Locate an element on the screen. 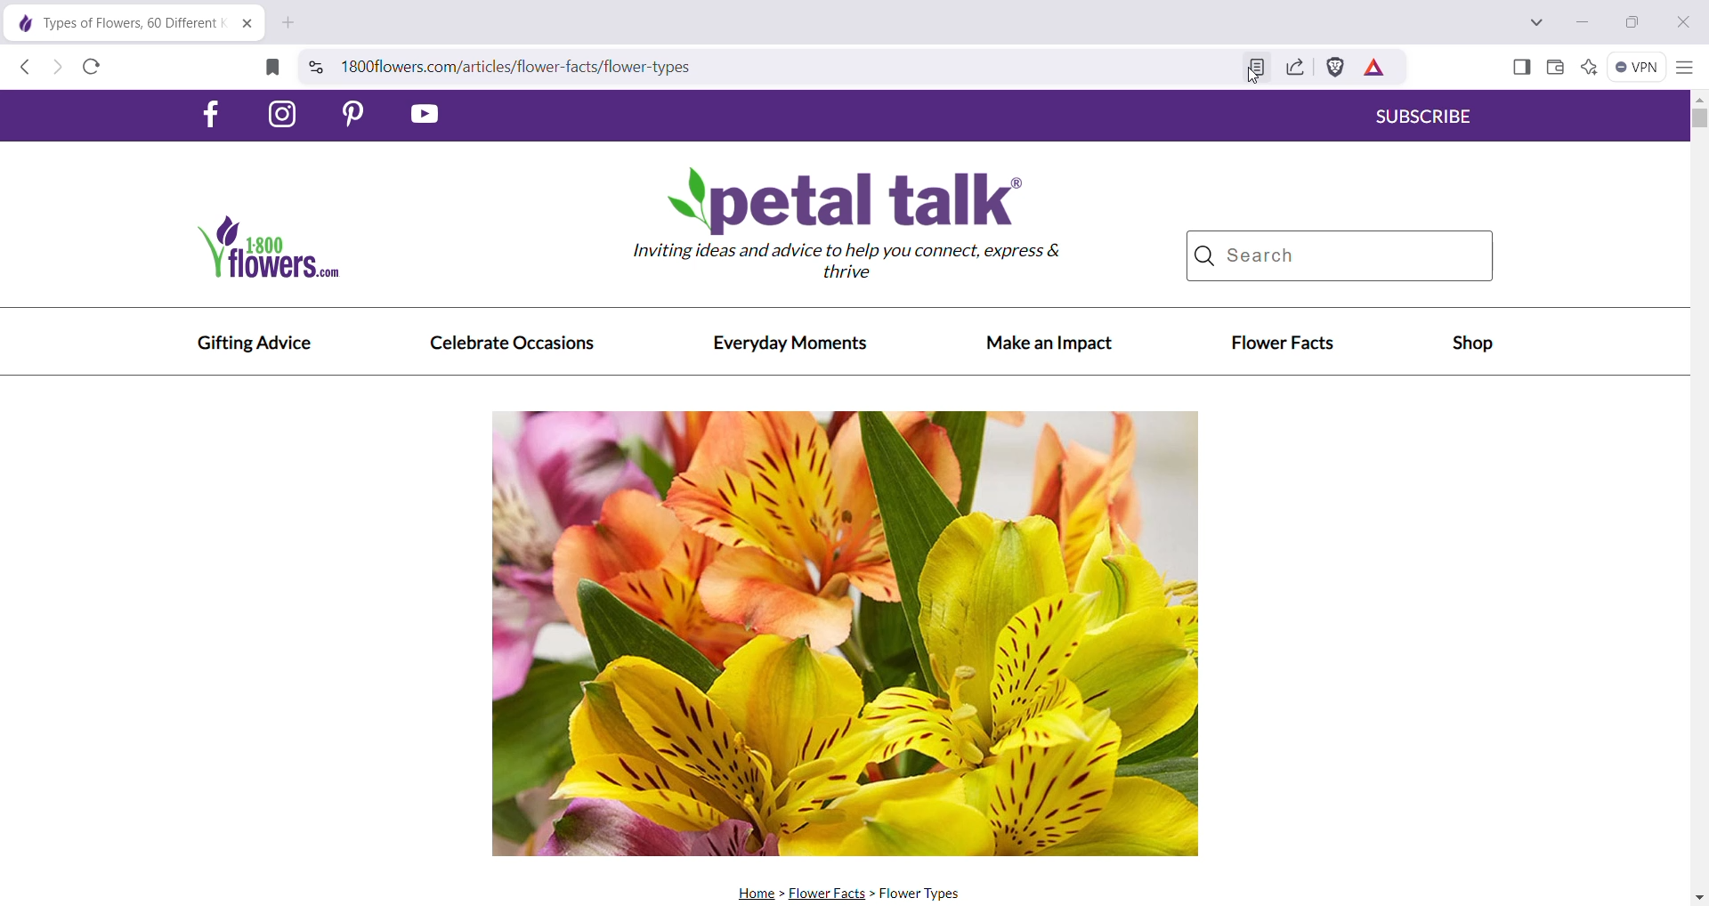  Pinterest is located at coordinates (362, 116).